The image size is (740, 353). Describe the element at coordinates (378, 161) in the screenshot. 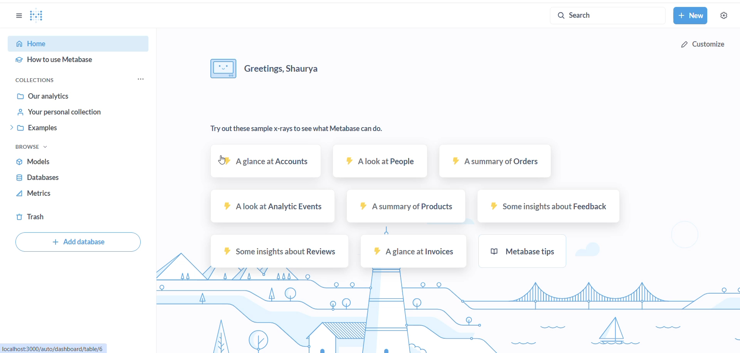

I see `A look at people sample` at that location.